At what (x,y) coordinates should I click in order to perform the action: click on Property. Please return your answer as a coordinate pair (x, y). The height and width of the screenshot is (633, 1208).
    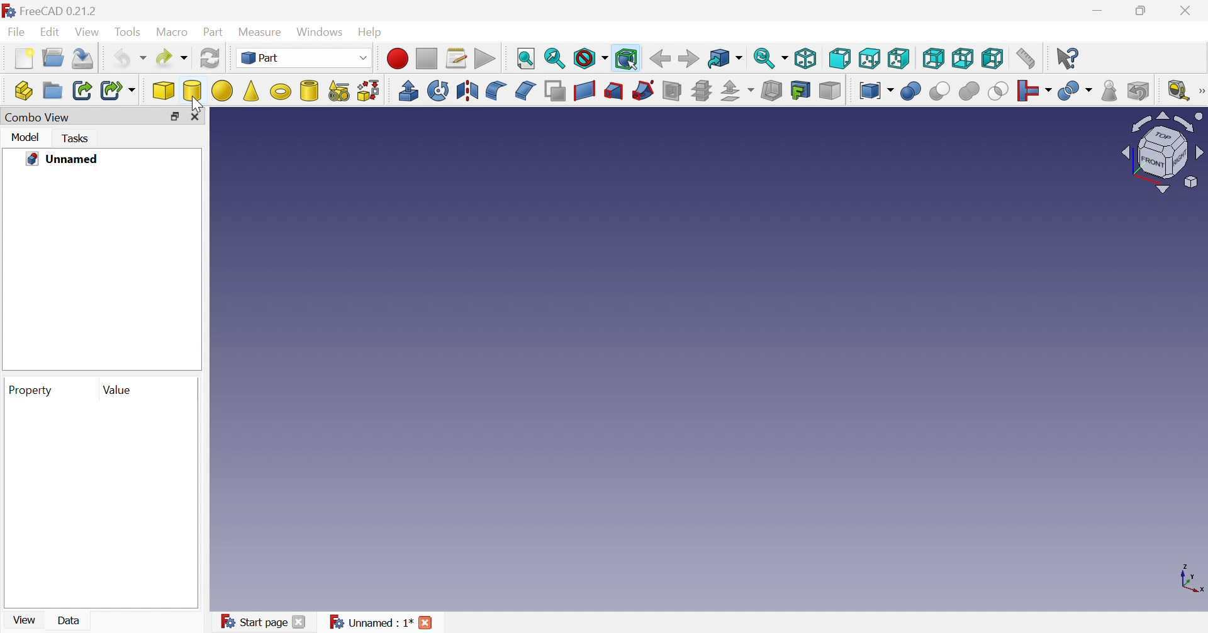
    Looking at the image, I should click on (33, 390).